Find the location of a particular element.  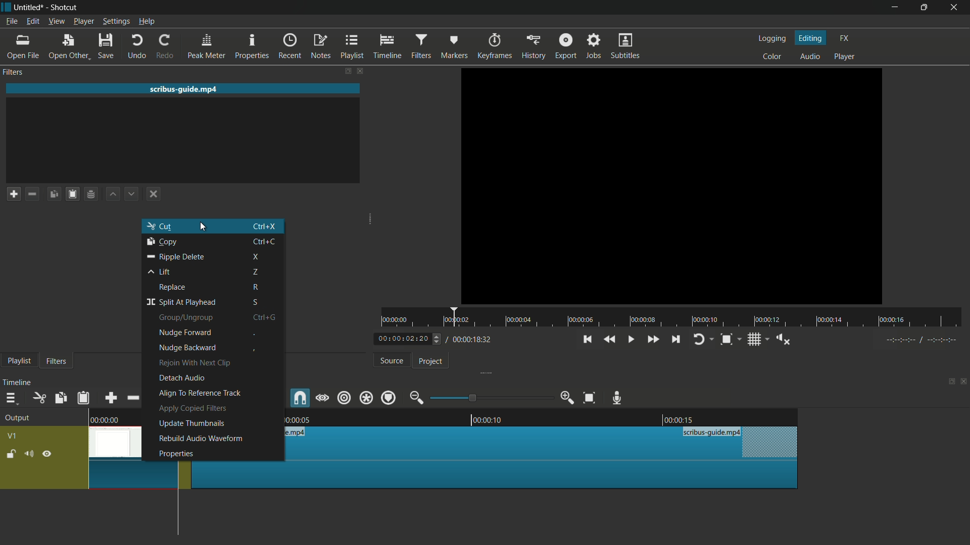

toggle play or pause is located at coordinates (630, 339).